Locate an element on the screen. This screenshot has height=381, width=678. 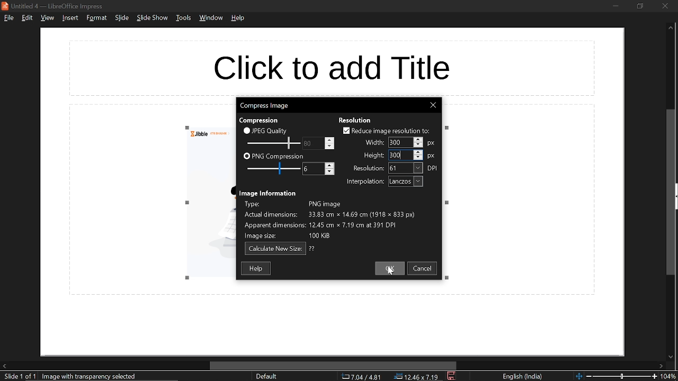
current window is located at coordinates (265, 106).